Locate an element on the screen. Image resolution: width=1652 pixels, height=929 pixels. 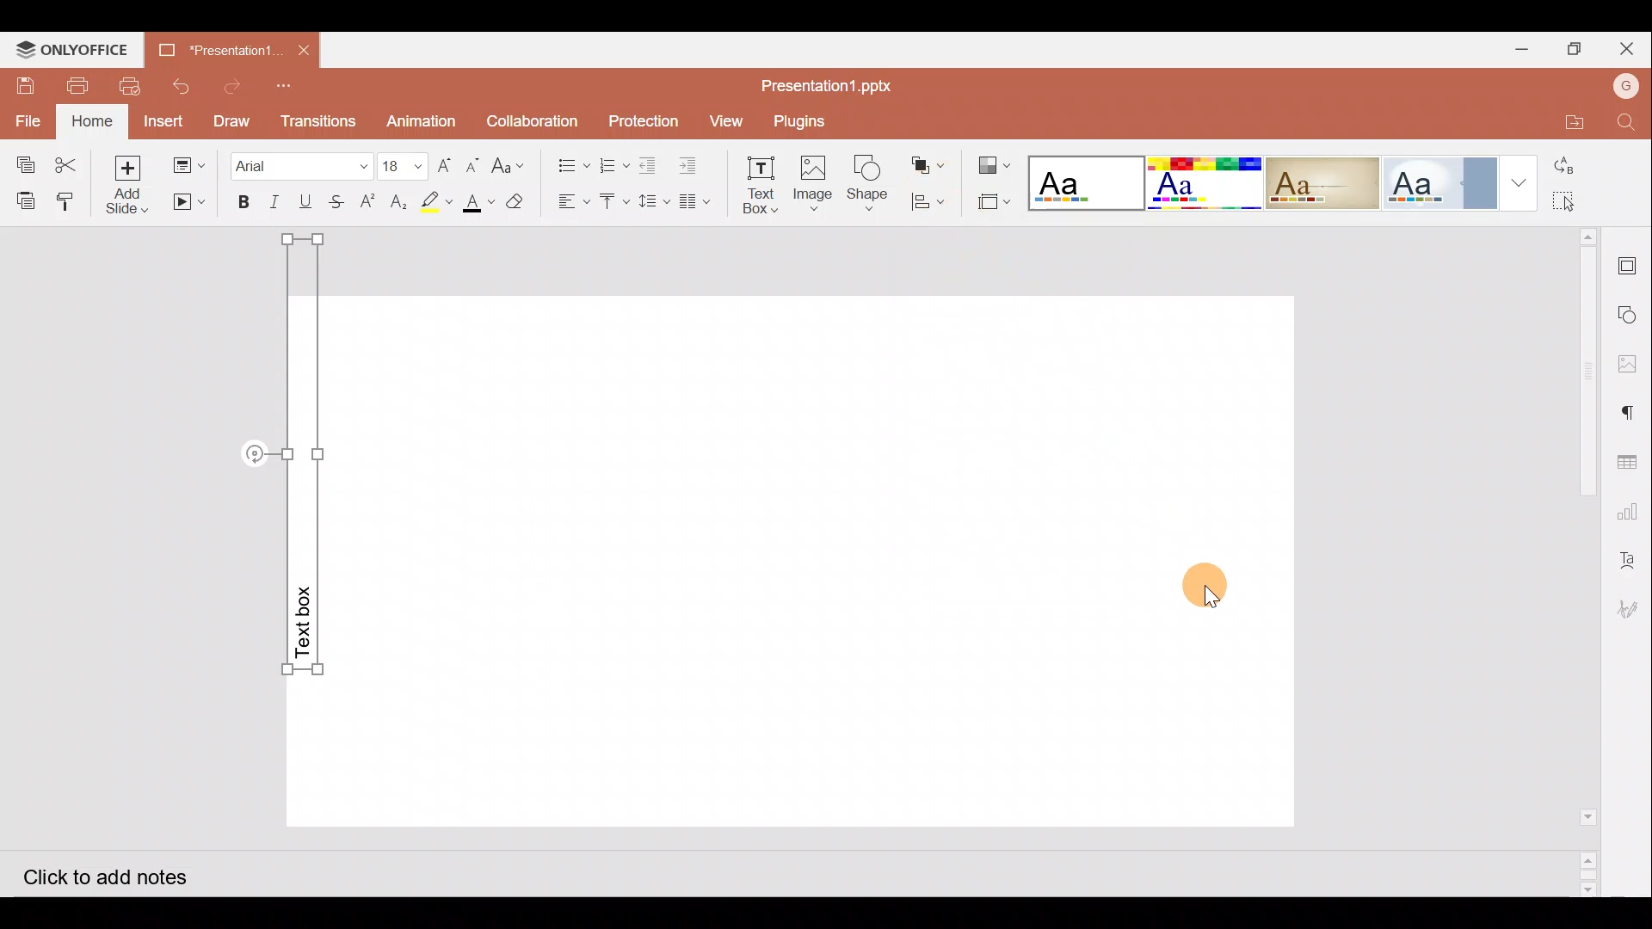
Select slide size is located at coordinates (987, 204).